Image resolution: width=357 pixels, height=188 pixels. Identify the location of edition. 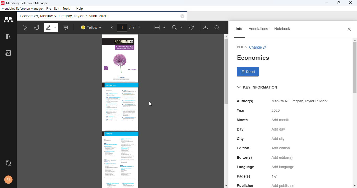
(243, 148).